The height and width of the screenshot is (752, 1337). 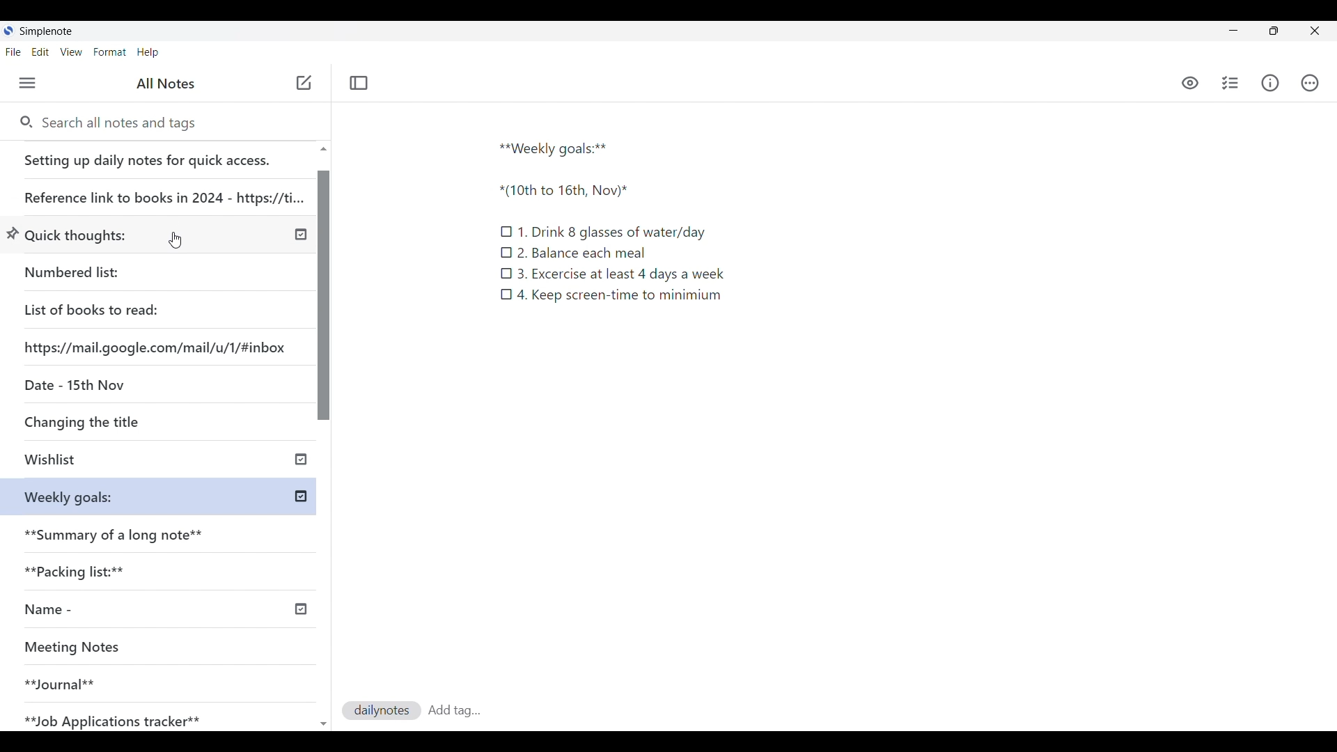 I want to click on Journal, so click(x=139, y=678).